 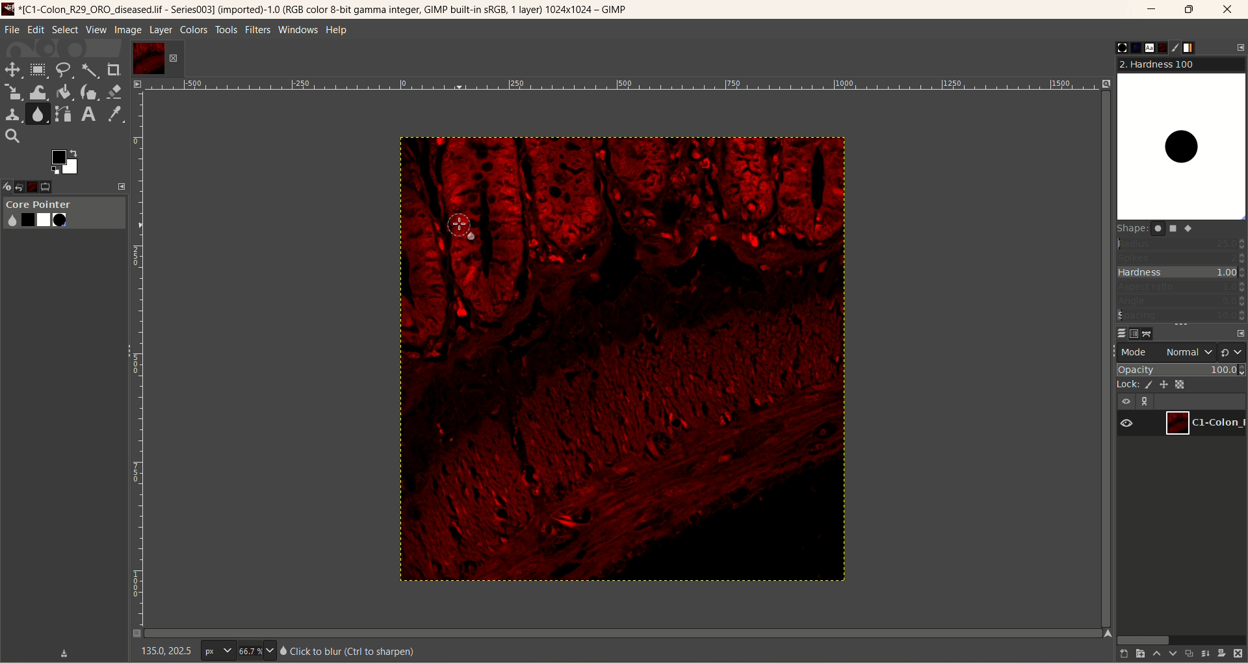 I want to click on create a new layer with last used values, so click(x=1117, y=654).